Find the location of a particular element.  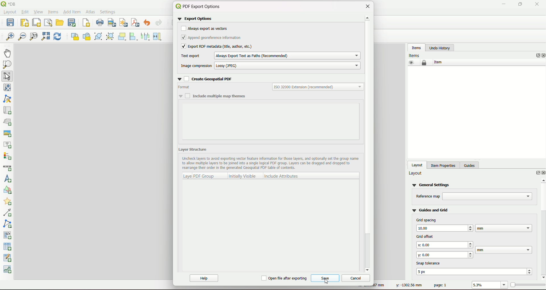

text box is located at coordinates (488, 196).